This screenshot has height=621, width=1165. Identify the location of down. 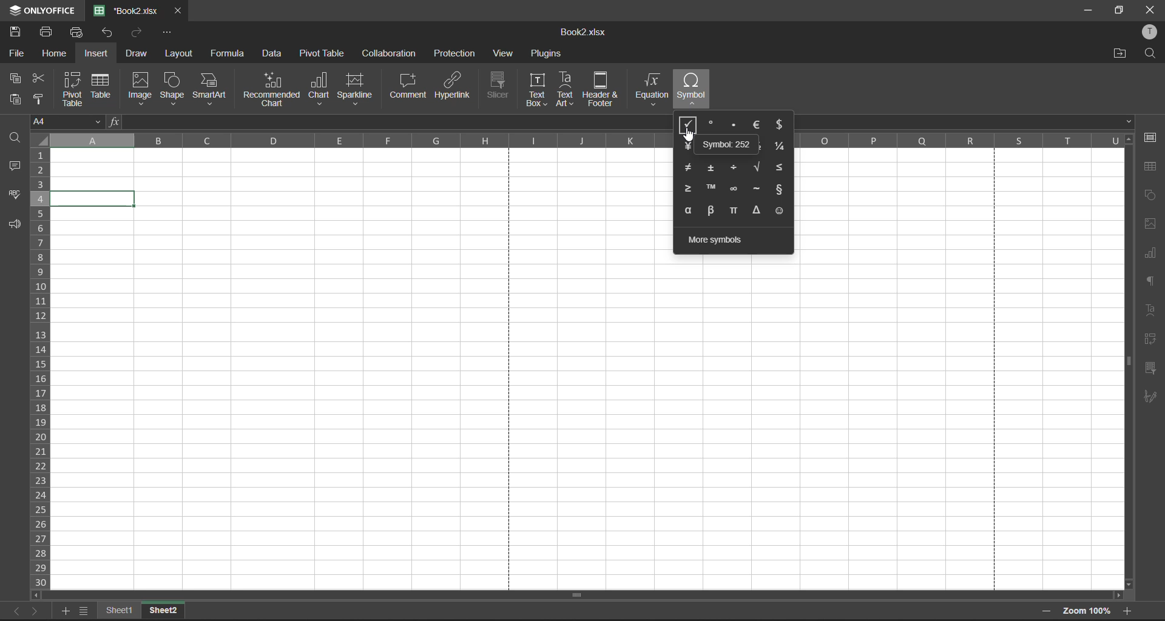
(1130, 123).